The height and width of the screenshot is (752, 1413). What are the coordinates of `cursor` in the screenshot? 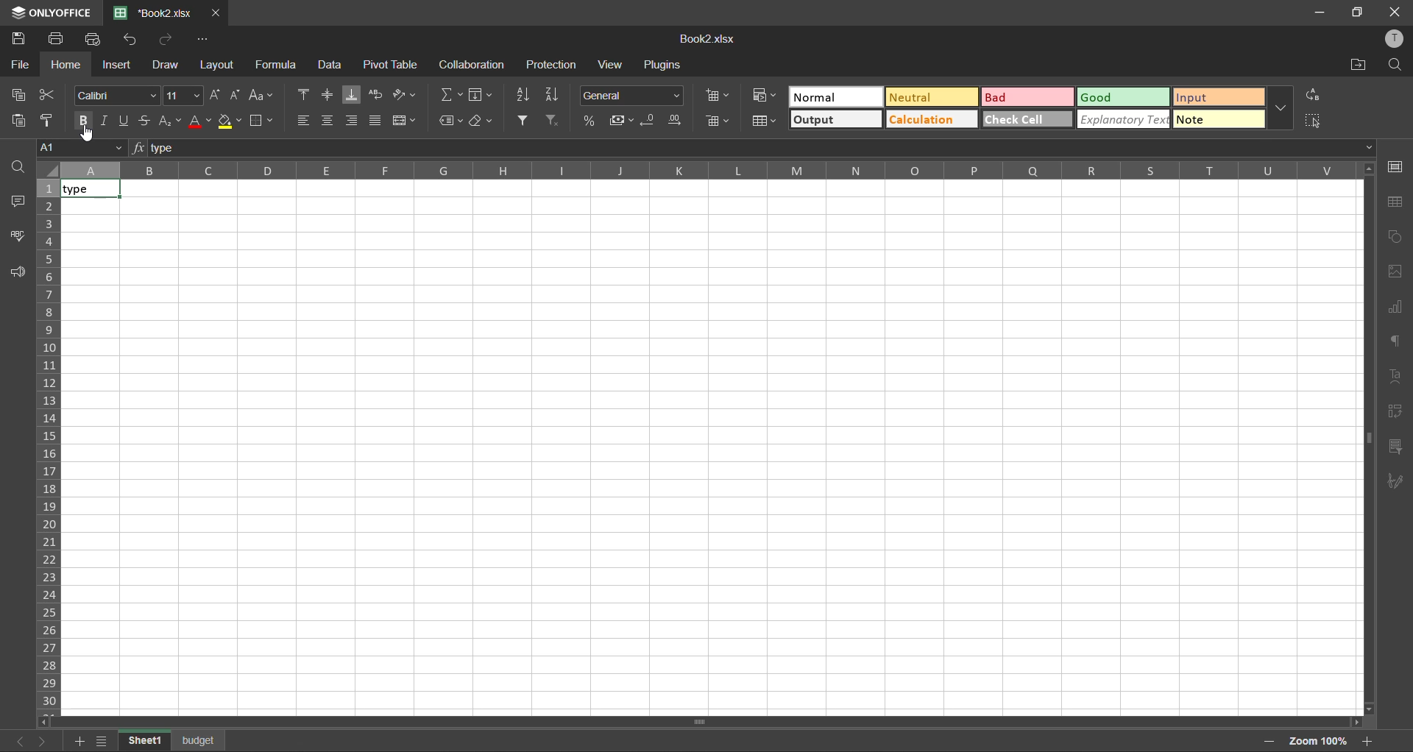 It's located at (91, 132).